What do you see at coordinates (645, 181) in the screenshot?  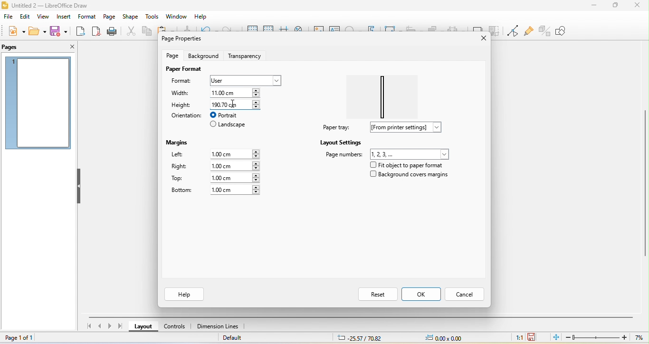 I see `vertical scroll bar` at bounding box center [645, 181].